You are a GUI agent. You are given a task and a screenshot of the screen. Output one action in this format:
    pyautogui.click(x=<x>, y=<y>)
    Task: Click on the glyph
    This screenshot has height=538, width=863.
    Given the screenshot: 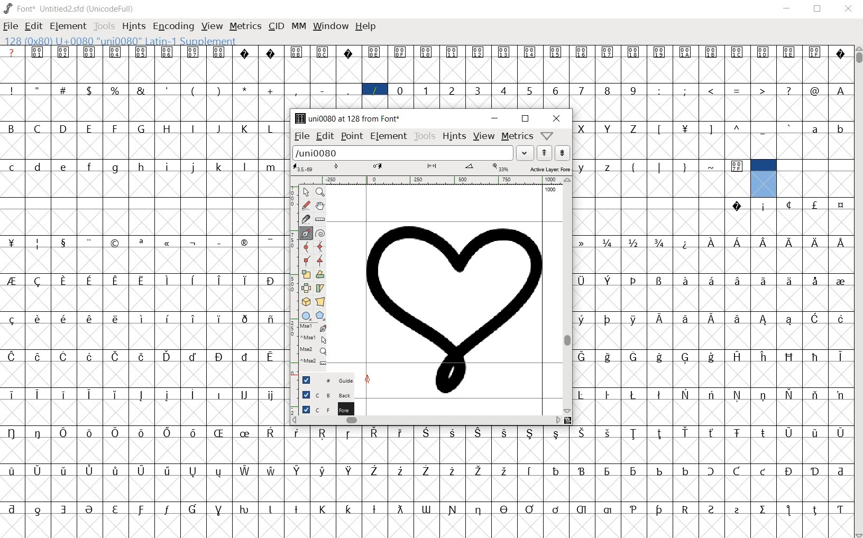 What is the action you would take?
    pyautogui.click(x=582, y=471)
    